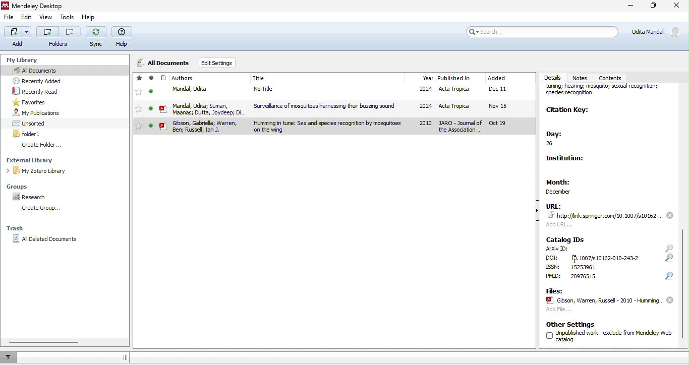  What do you see at coordinates (670, 300) in the screenshot?
I see `remove` at bounding box center [670, 300].